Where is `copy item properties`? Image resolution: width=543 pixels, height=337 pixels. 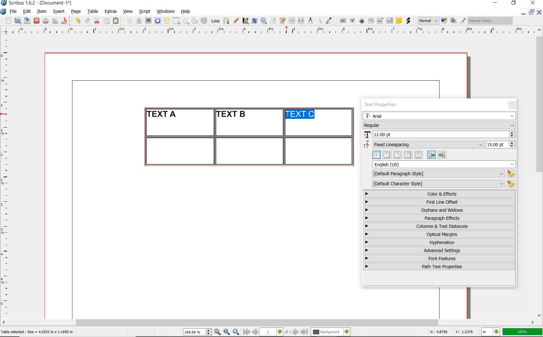
copy item properties is located at coordinates (319, 21).